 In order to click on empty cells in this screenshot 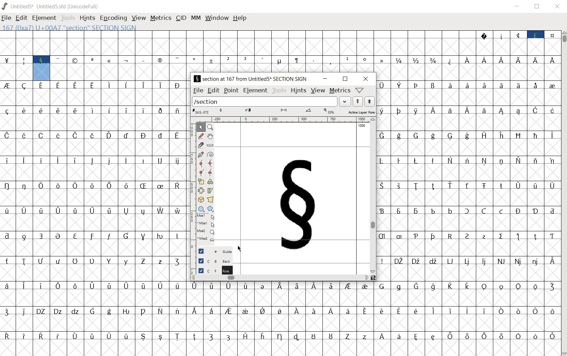, I will do `click(281, 297)`.